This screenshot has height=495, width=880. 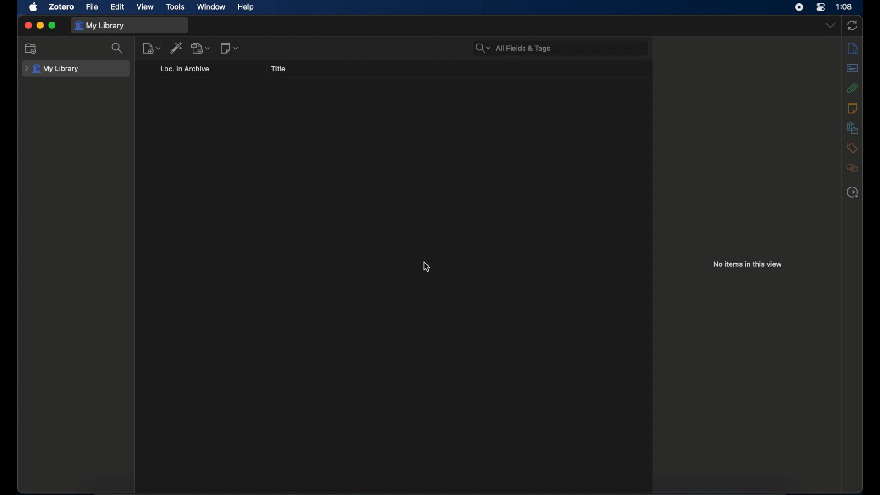 What do you see at coordinates (852, 148) in the screenshot?
I see `tags` at bounding box center [852, 148].